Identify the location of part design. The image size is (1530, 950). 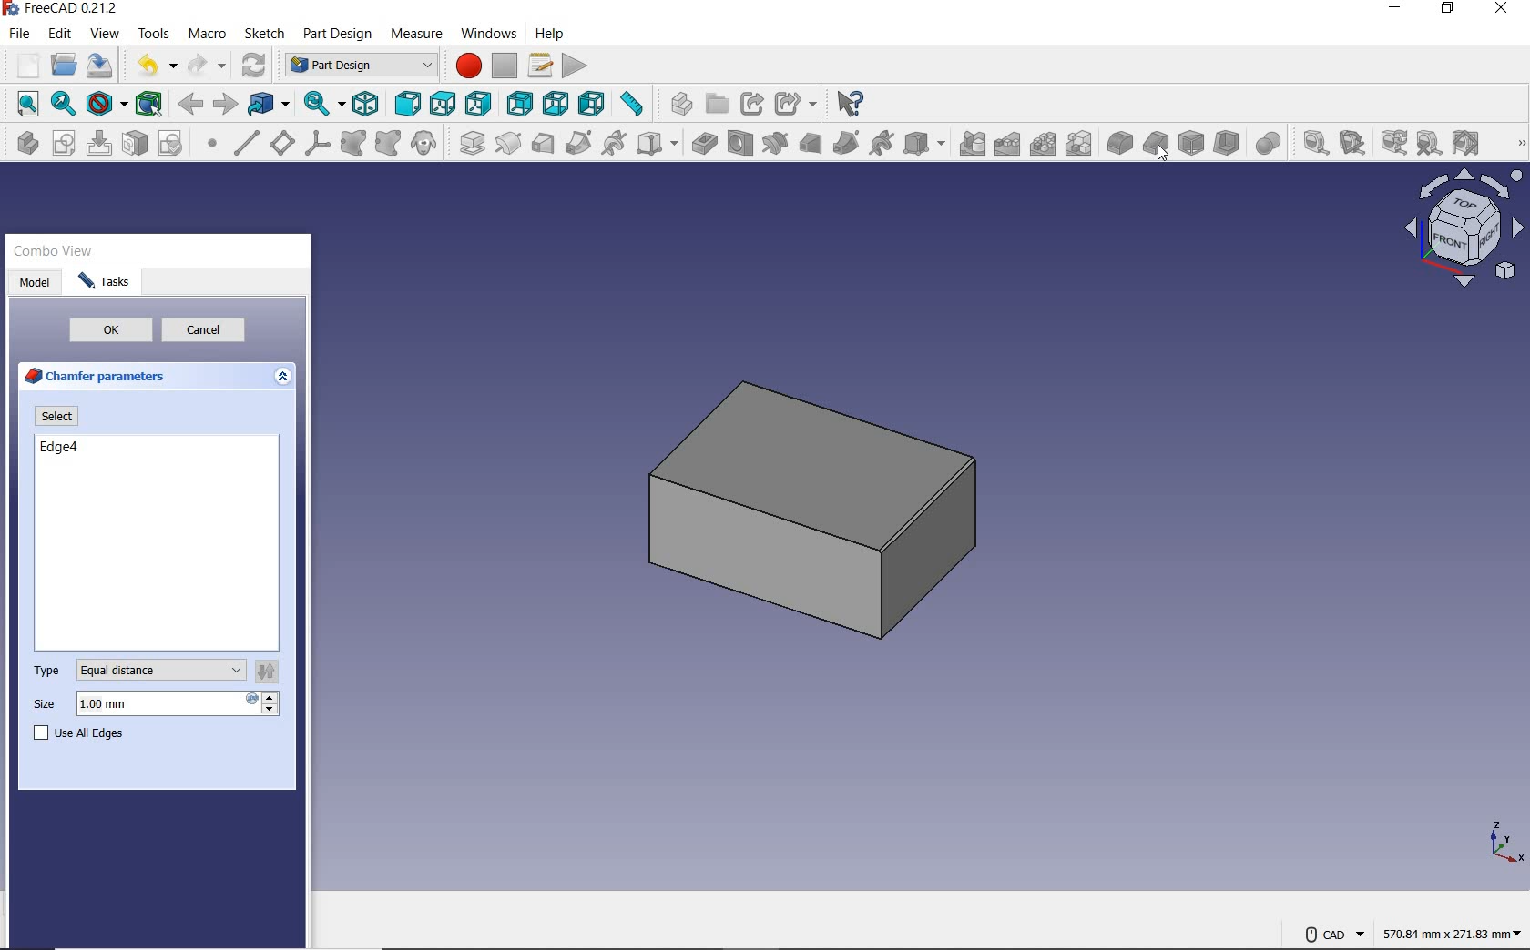
(338, 35).